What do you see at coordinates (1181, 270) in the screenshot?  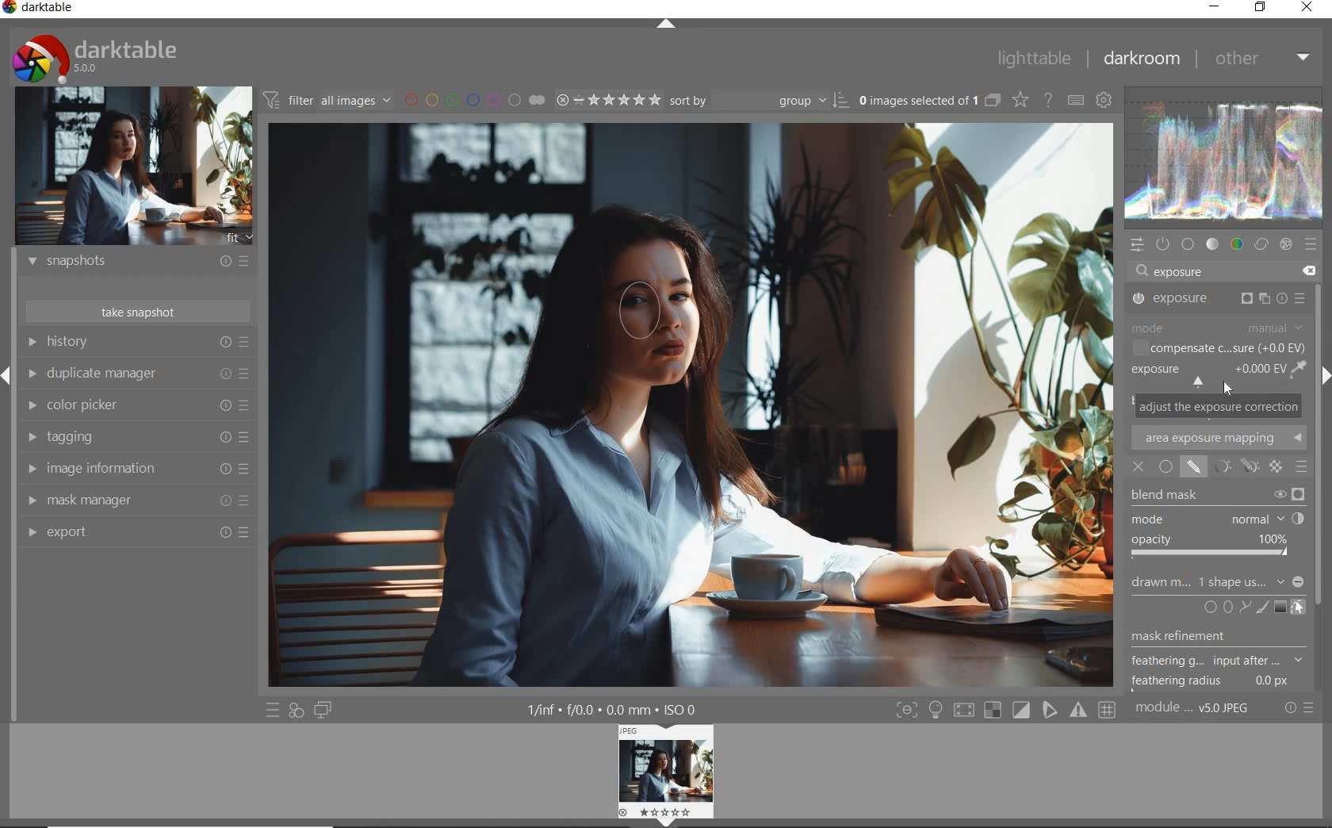 I see `exposure` at bounding box center [1181, 270].